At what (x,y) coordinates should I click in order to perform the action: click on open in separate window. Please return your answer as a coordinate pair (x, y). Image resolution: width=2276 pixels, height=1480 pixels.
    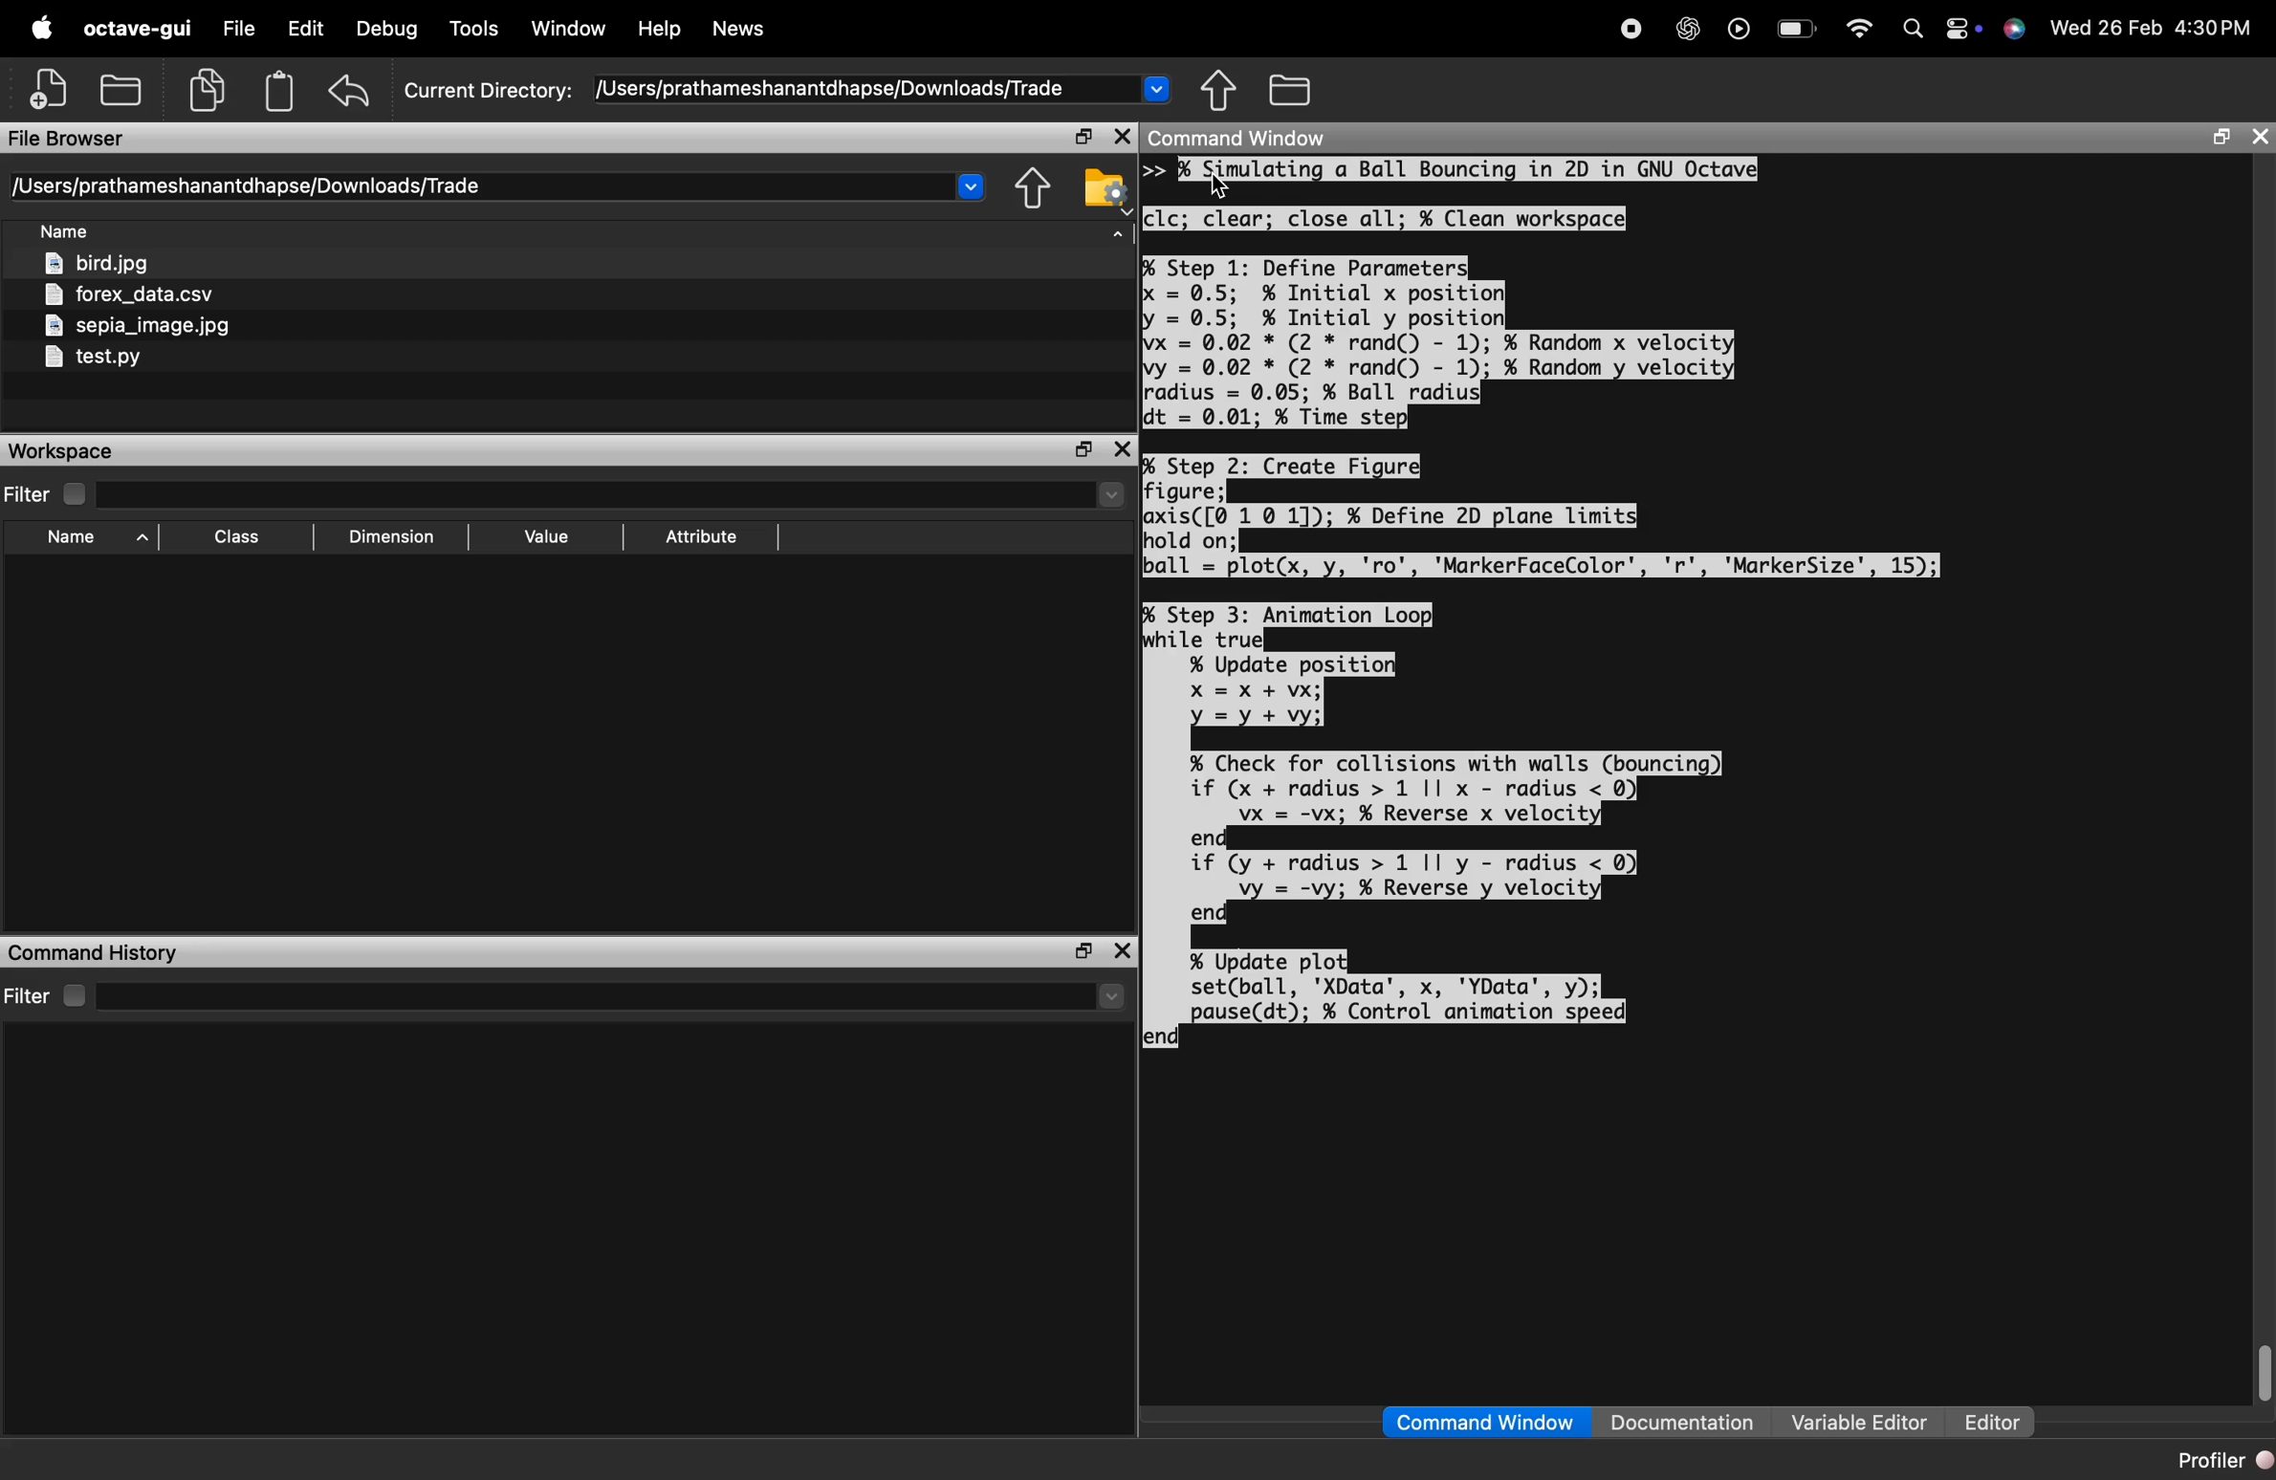
    Looking at the image, I should click on (1083, 950).